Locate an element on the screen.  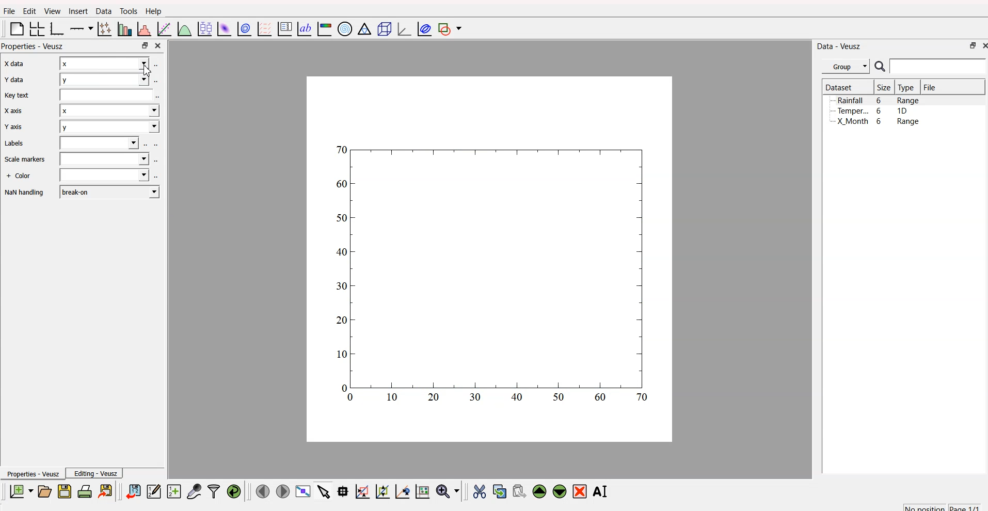
view plot full screen is located at coordinates (303, 491).